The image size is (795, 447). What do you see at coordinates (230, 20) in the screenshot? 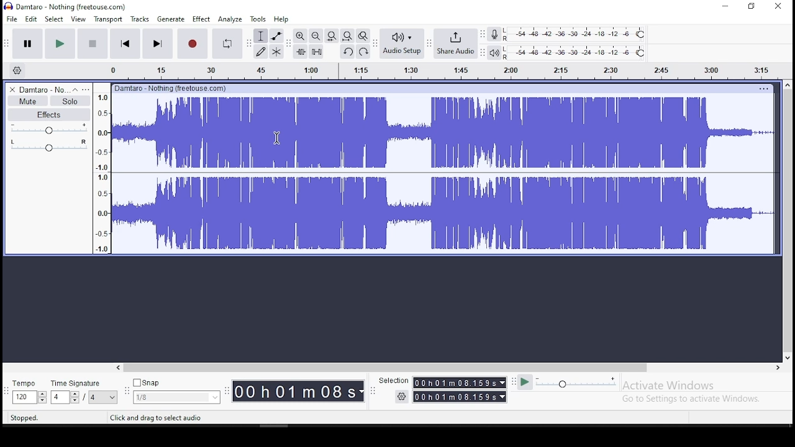
I see `analyze` at bounding box center [230, 20].